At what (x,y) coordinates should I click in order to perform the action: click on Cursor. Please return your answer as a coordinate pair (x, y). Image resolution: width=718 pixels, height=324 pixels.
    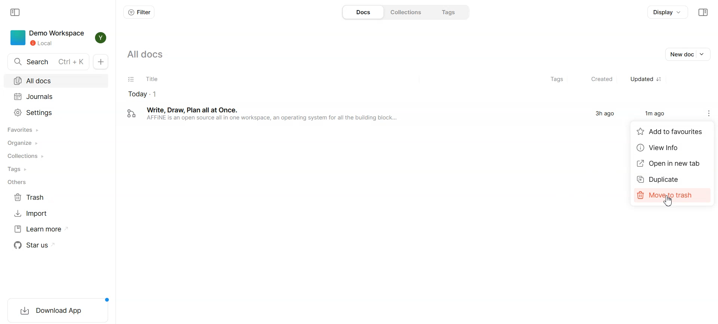
    Looking at the image, I should click on (669, 201).